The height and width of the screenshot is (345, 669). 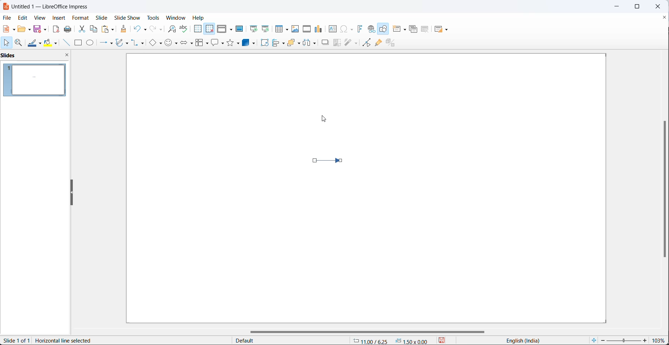 I want to click on toggle extrusion, so click(x=393, y=43).